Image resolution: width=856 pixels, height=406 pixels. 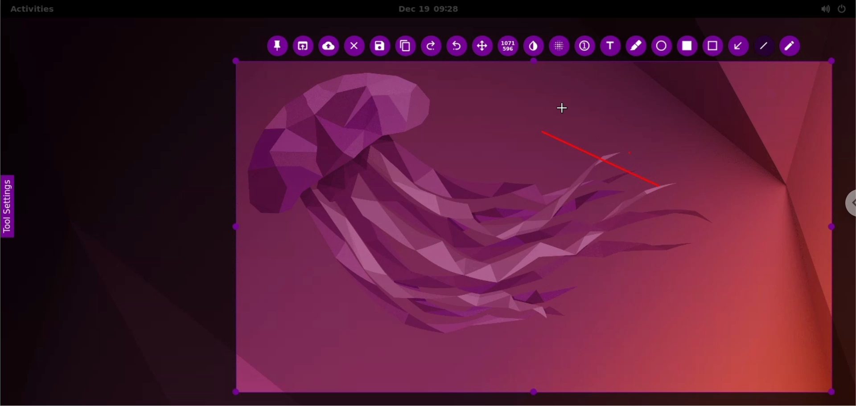 I want to click on copy to clipboard , so click(x=406, y=46).